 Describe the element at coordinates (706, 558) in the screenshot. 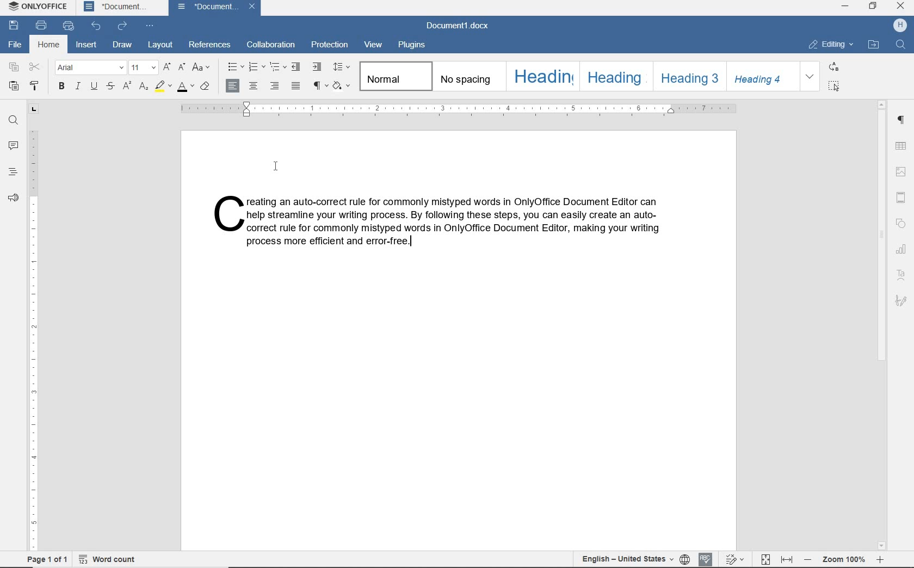

I see `SPELL CHECKING` at that location.